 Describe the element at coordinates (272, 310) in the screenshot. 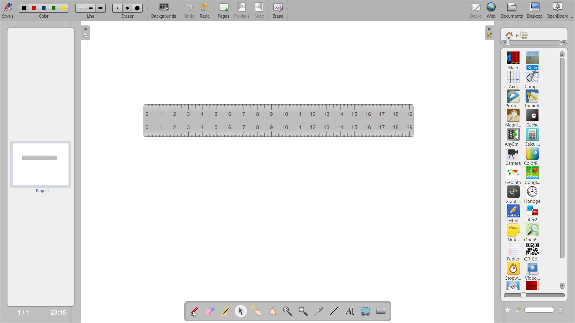

I see `scroll page` at that location.